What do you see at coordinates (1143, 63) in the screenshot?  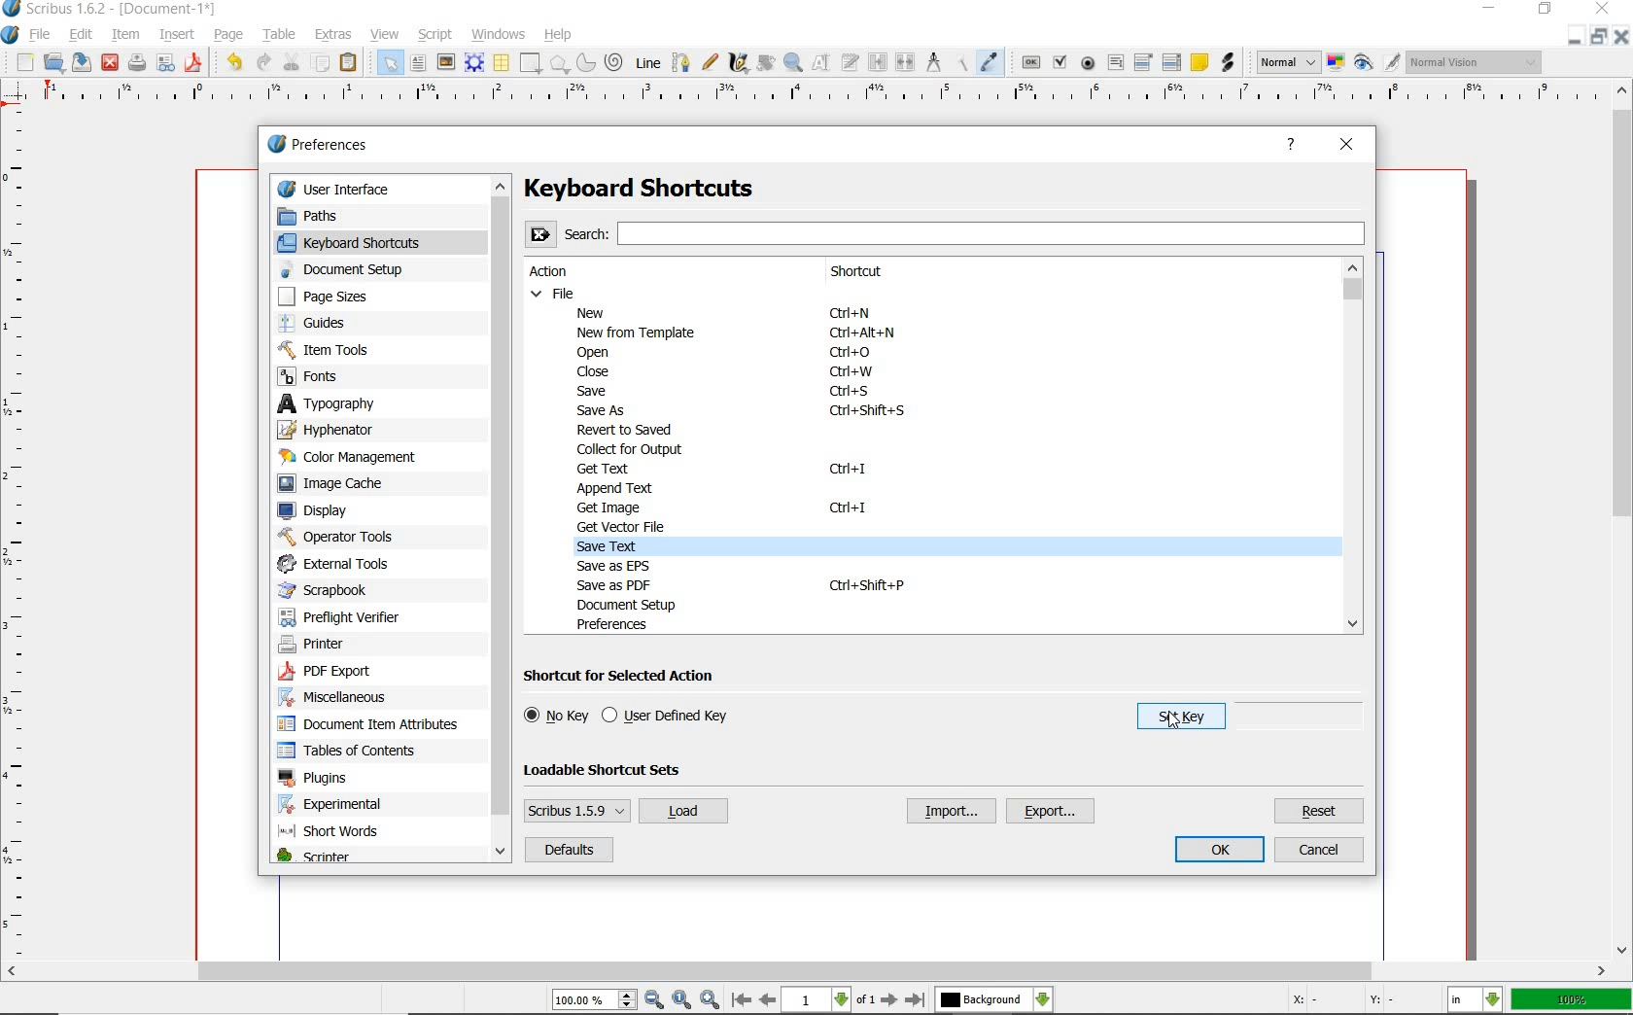 I see `pdf combo box` at bounding box center [1143, 63].